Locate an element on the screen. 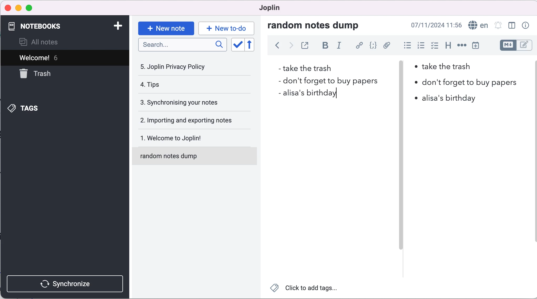 The image size is (537, 299). italic is located at coordinates (340, 47).